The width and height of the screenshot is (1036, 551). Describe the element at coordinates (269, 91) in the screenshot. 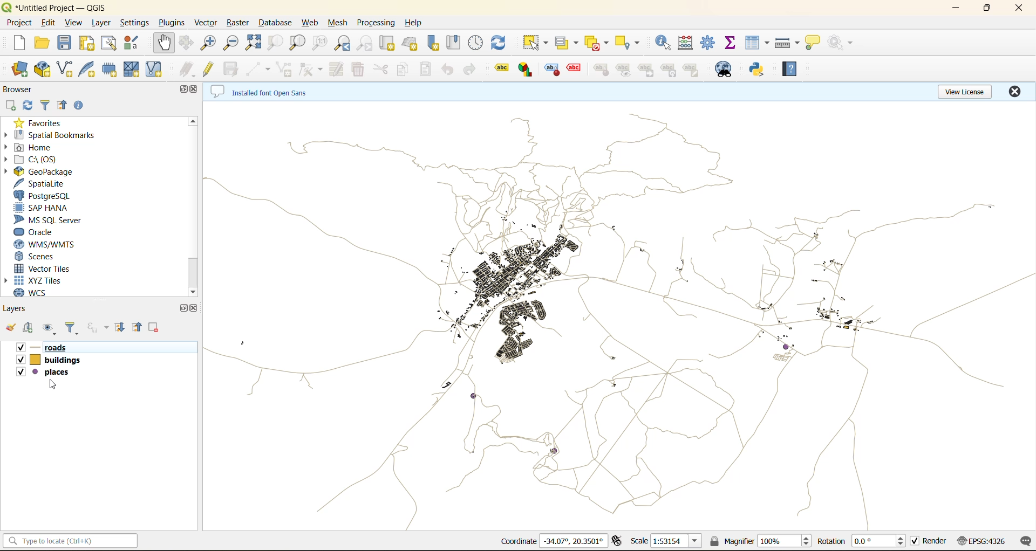

I see `metadata` at that location.